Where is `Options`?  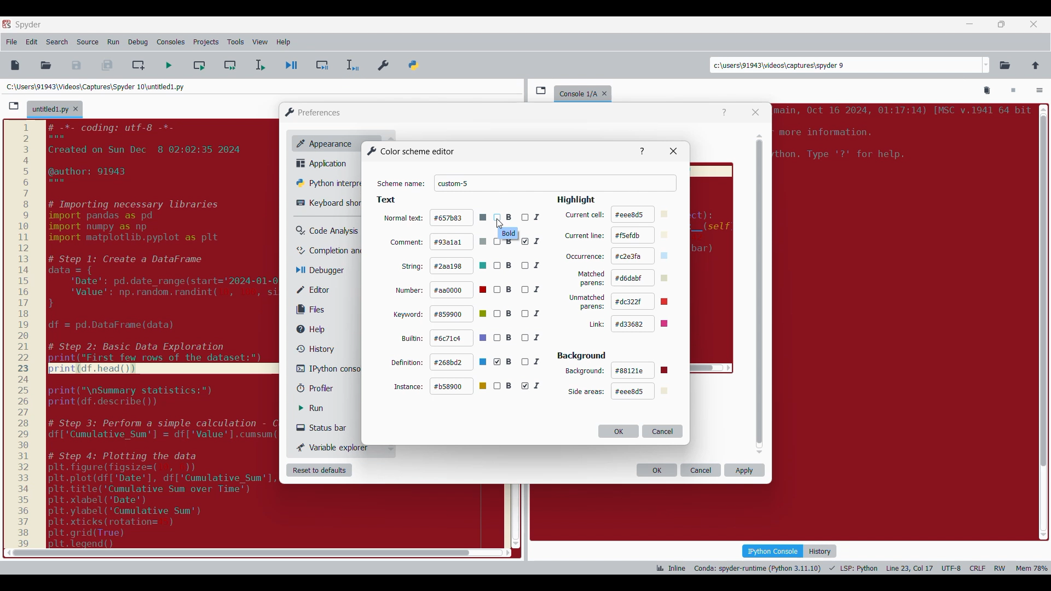
Options is located at coordinates (1040, 91).